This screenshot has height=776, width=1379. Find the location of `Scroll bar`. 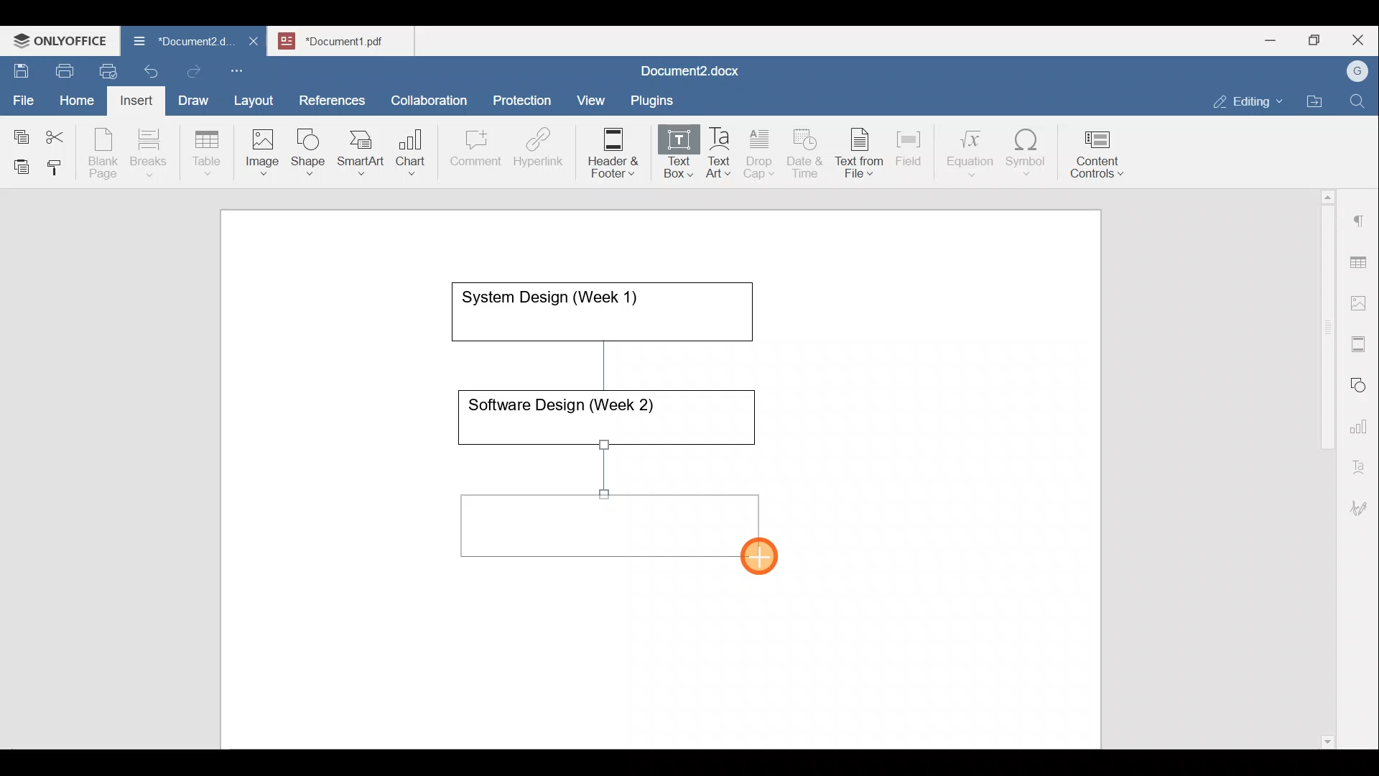

Scroll bar is located at coordinates (1322, 466).